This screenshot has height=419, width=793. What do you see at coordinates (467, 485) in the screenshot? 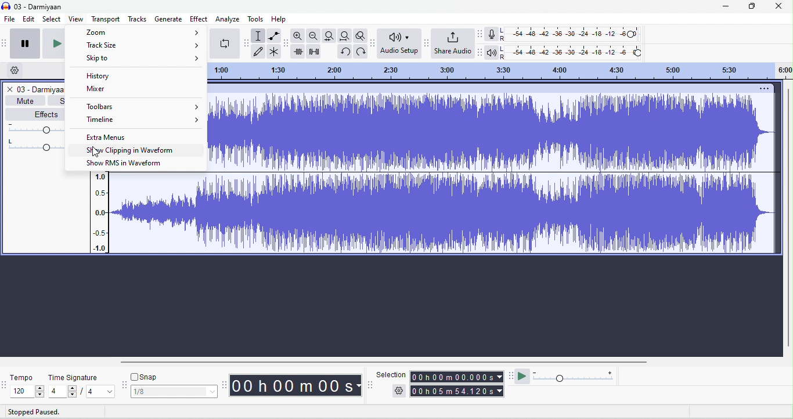
I see `selection toolbar` at bounding box center [467, 485].